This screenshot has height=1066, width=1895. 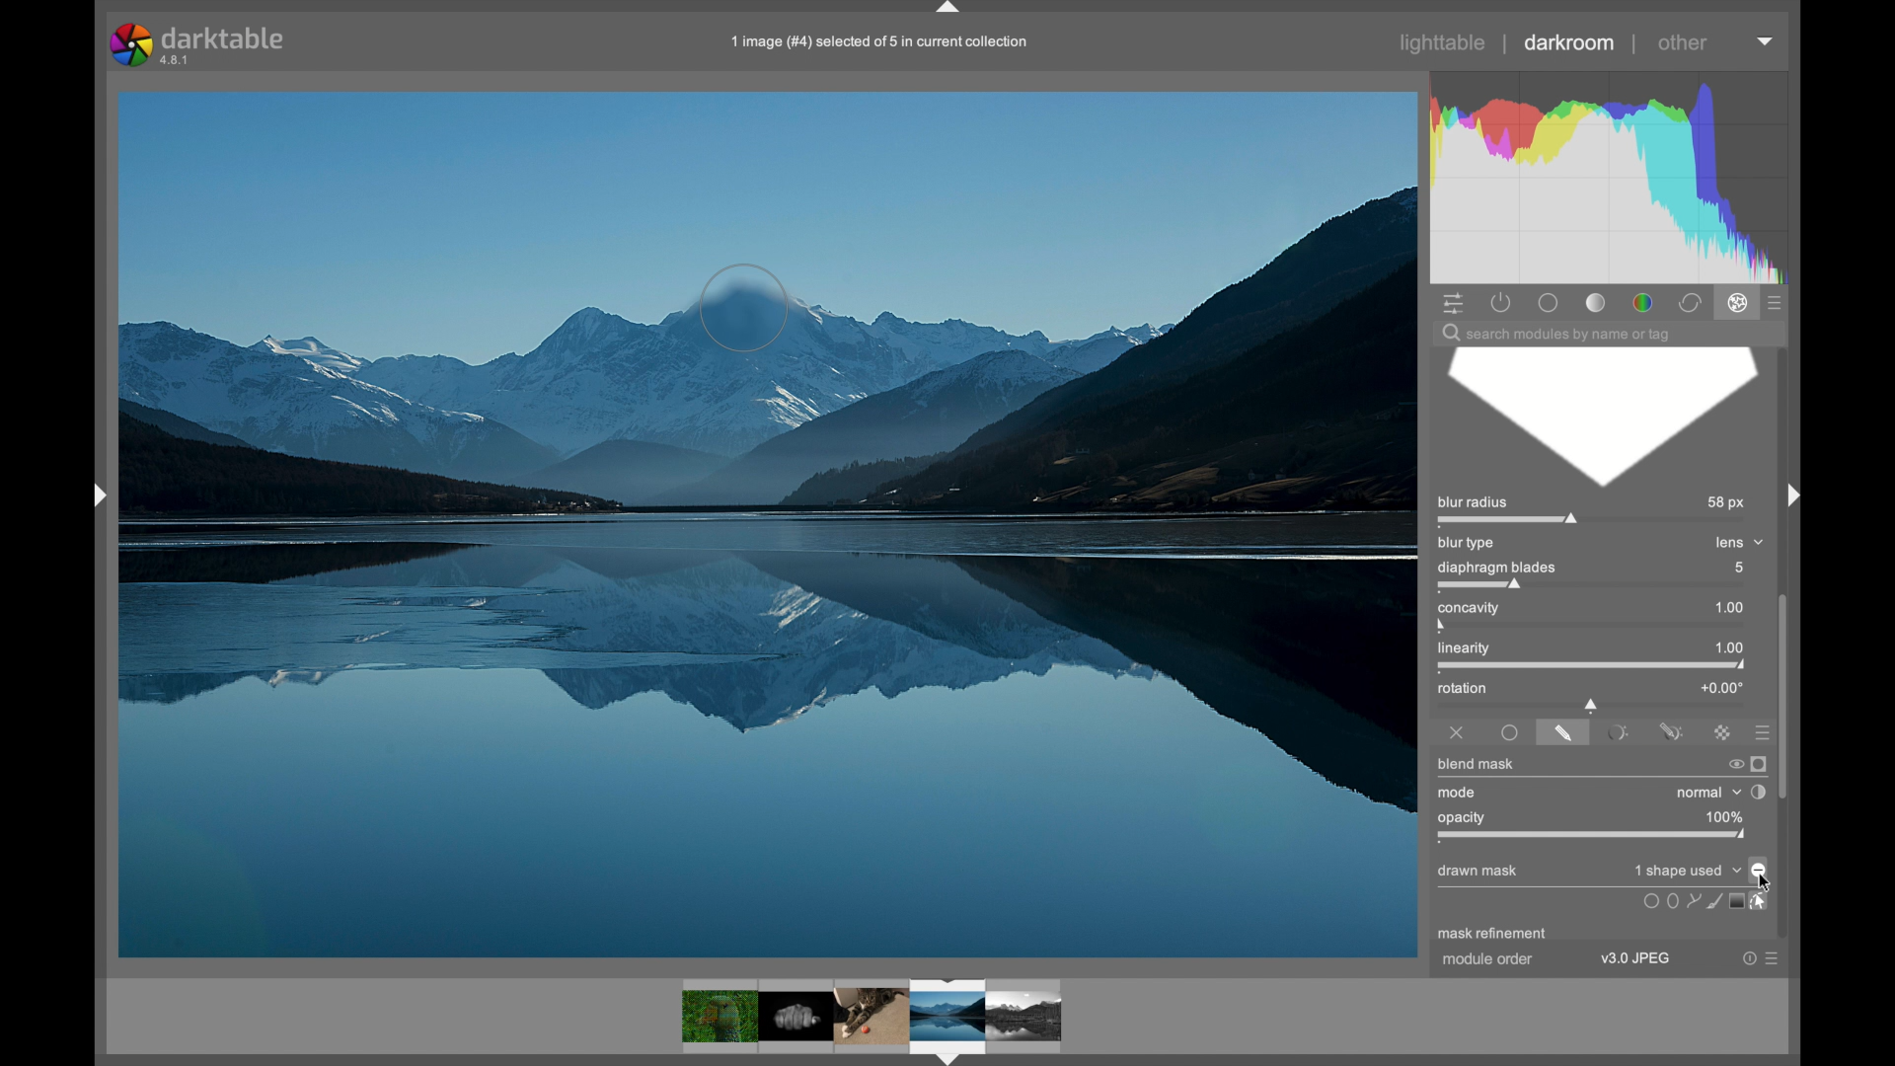 I want to click on 100%, so click(x=1724, y=816).